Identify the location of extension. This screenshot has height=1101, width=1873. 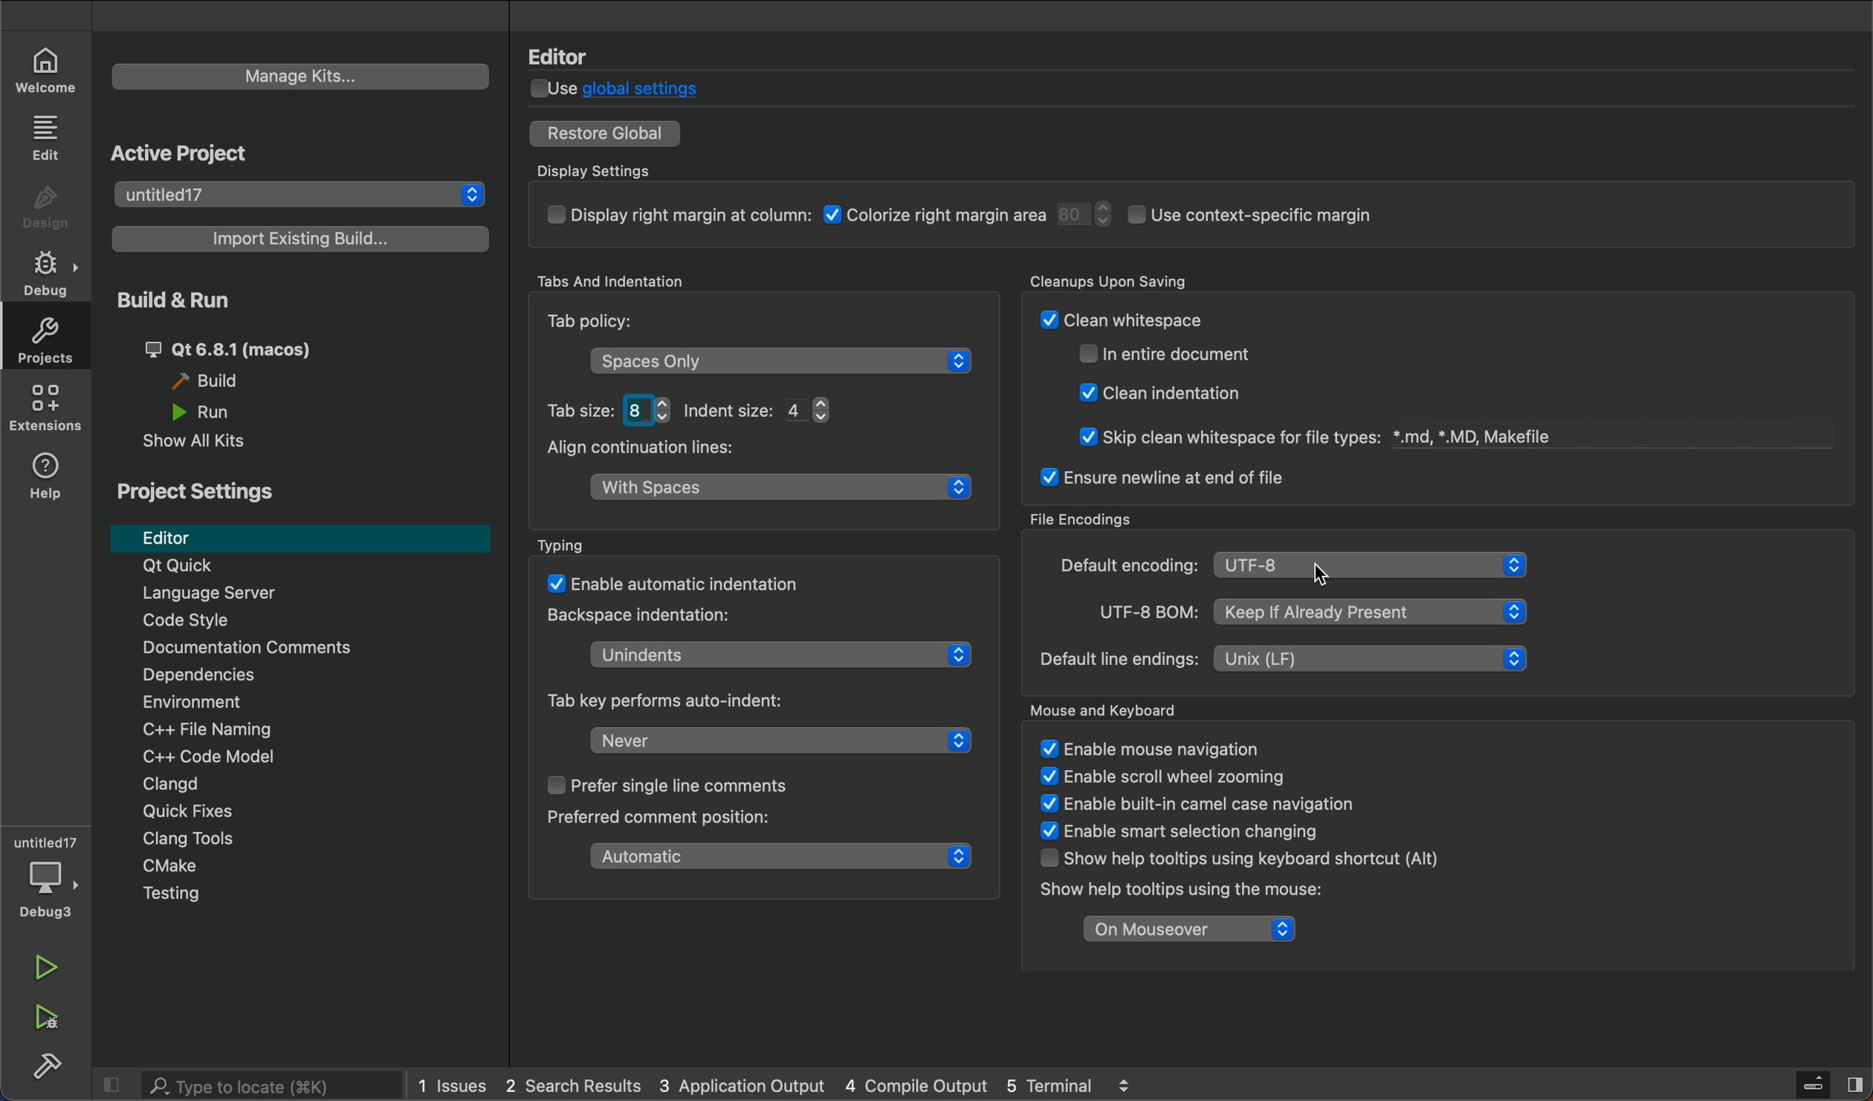
(46, 407).